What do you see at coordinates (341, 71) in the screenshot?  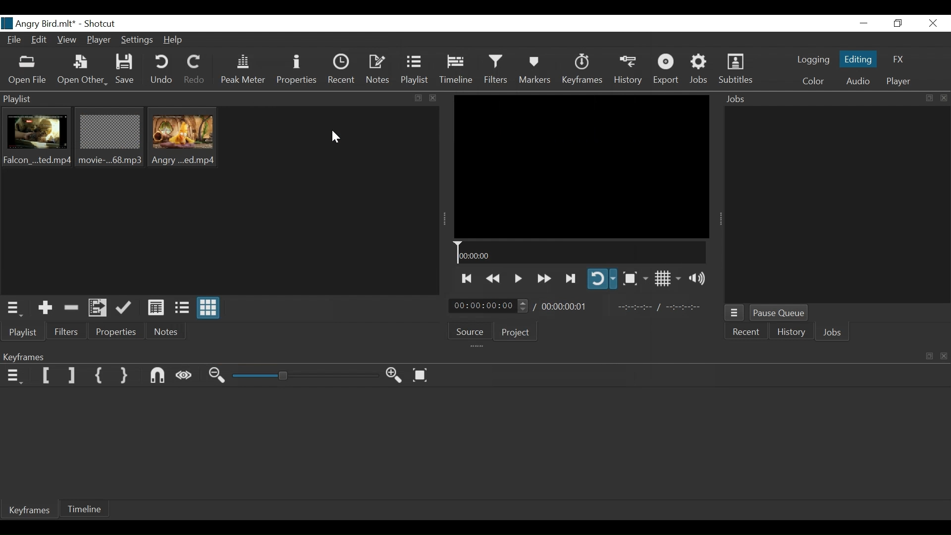 I see `Recent` at bounding box center [341, 71].